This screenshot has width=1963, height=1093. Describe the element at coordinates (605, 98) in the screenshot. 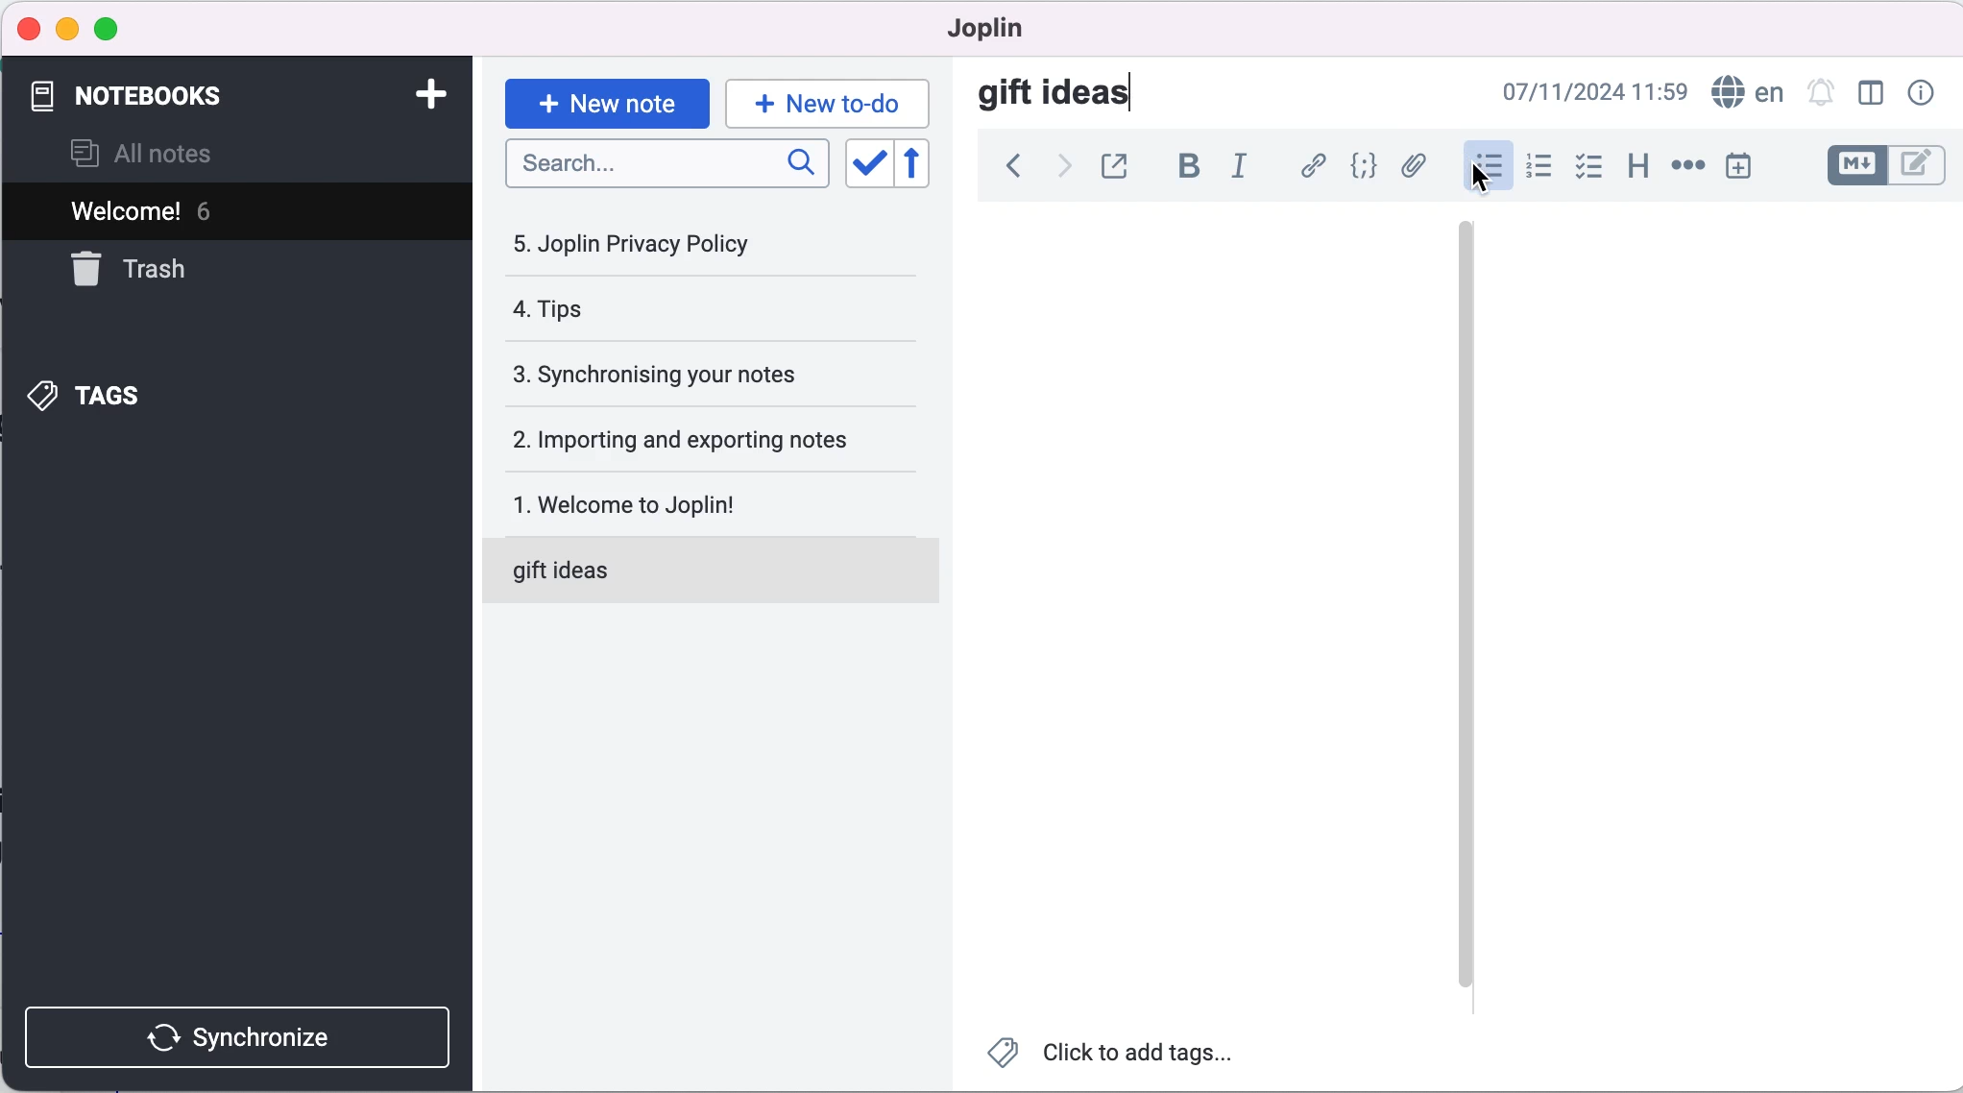

I see `new note` at that location.